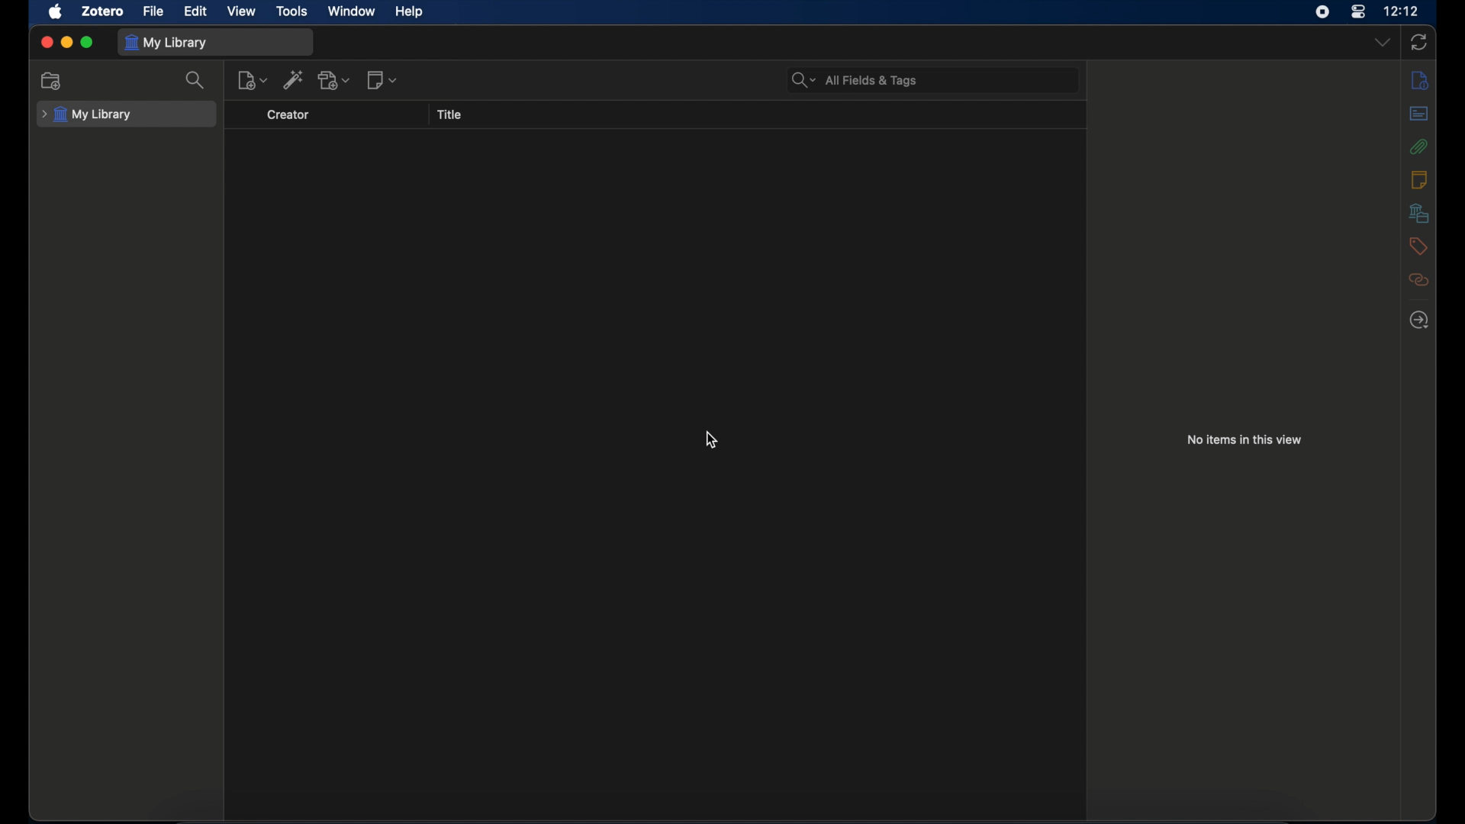  I want to click on edit, so click(197, 11).